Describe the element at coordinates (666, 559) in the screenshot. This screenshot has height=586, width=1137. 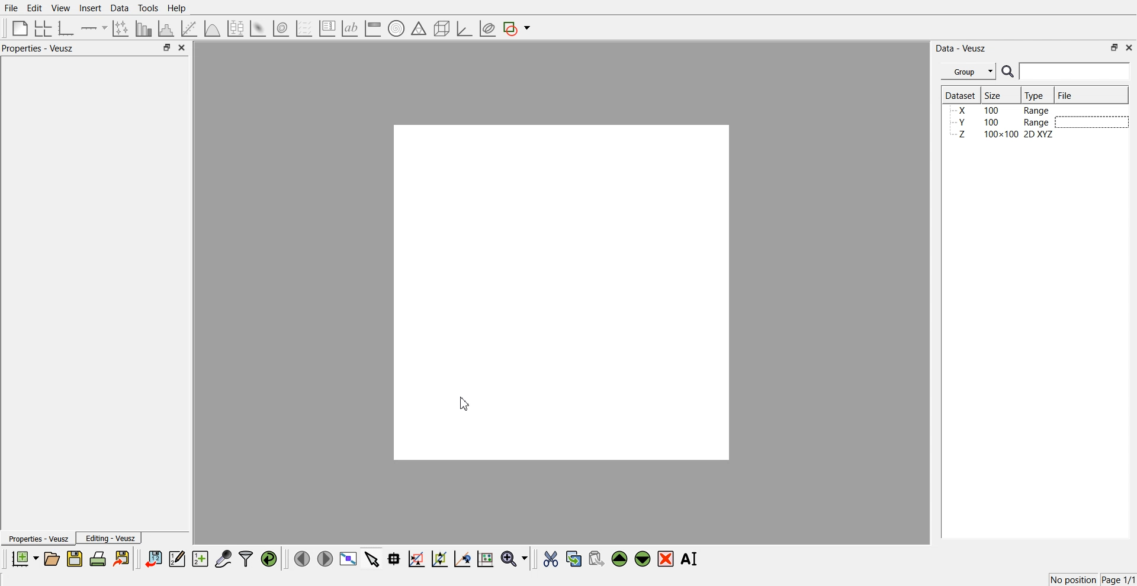
I see `Remove the selected widget` at that location.